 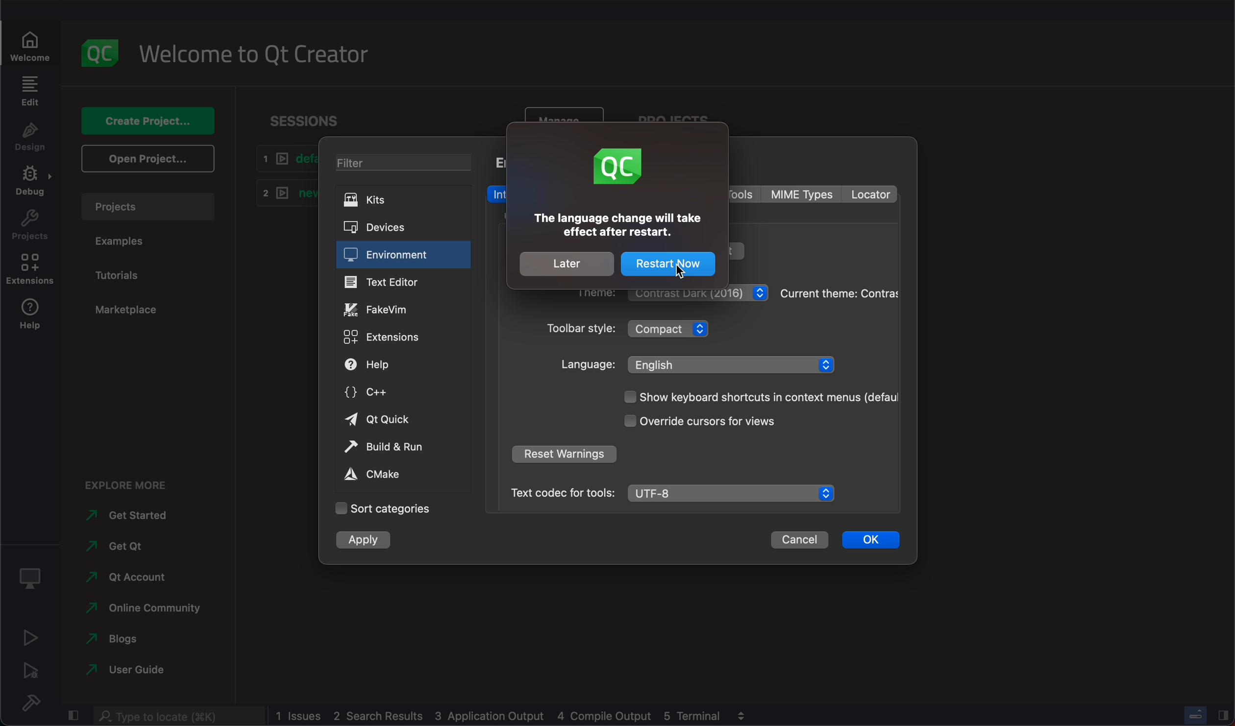 What do you see at coordinates (558, 492) in the screenshot?
I see `Text codec for tools` at bounding box center [558, 492].